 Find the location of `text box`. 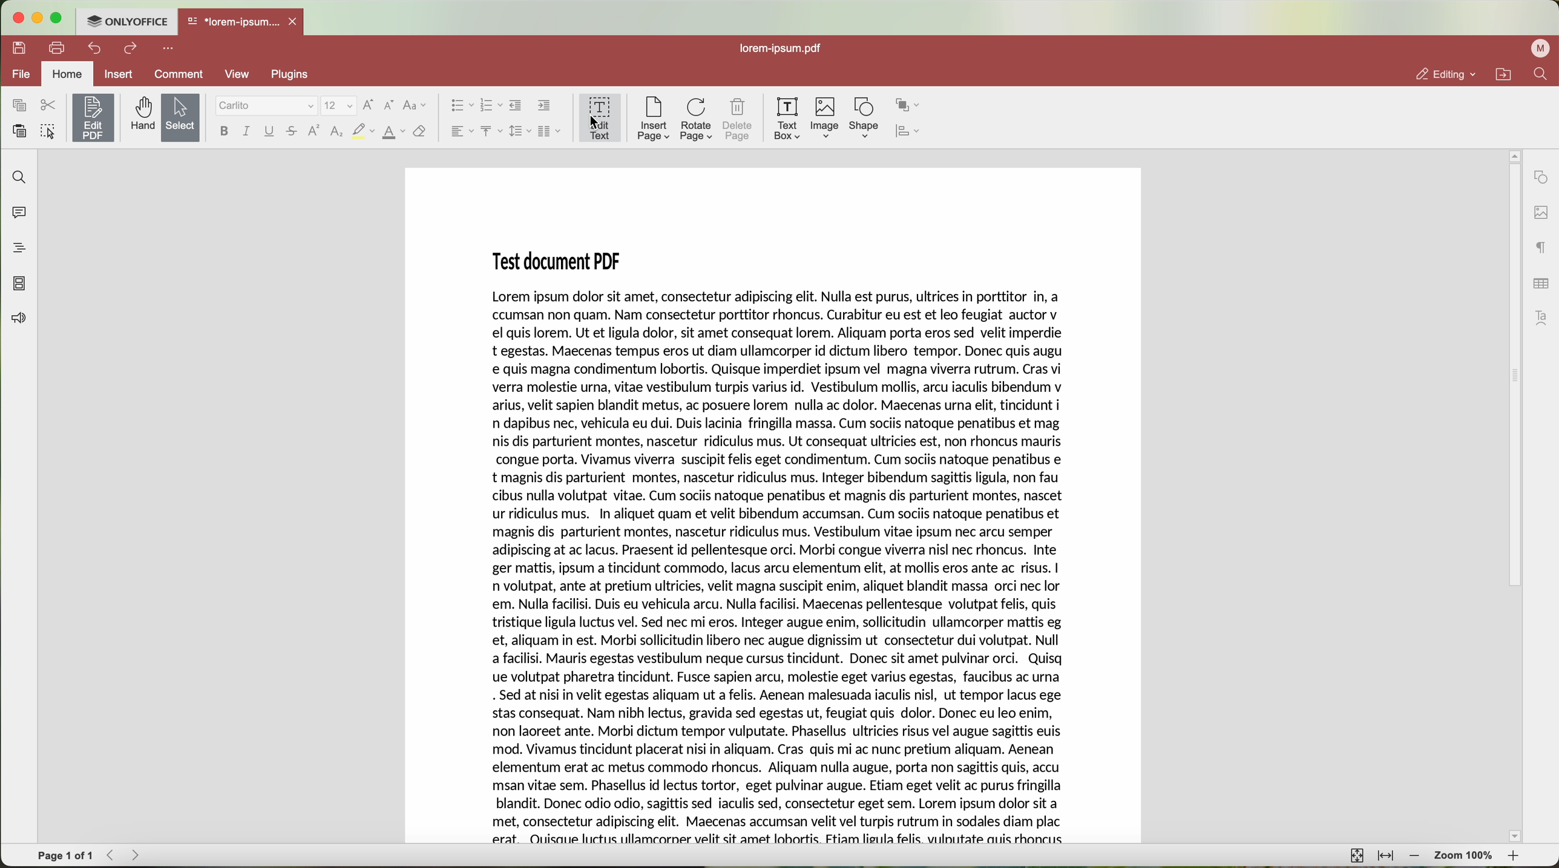

text box is located at coordinates (787, 120).